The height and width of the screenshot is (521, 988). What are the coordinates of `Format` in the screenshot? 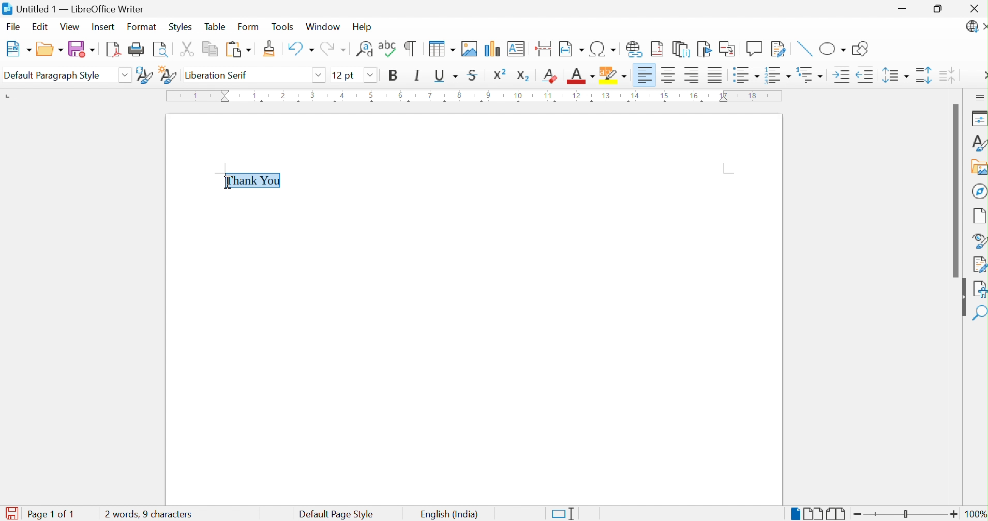 It's located at (143, 27).